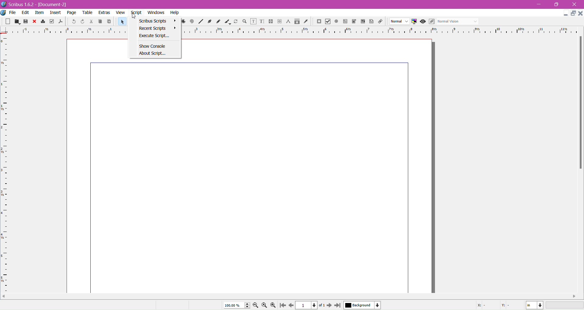 The height and width of the screenshot is (310, 584). I want to click on Vertical Scroll Bar, so click(579, 103).